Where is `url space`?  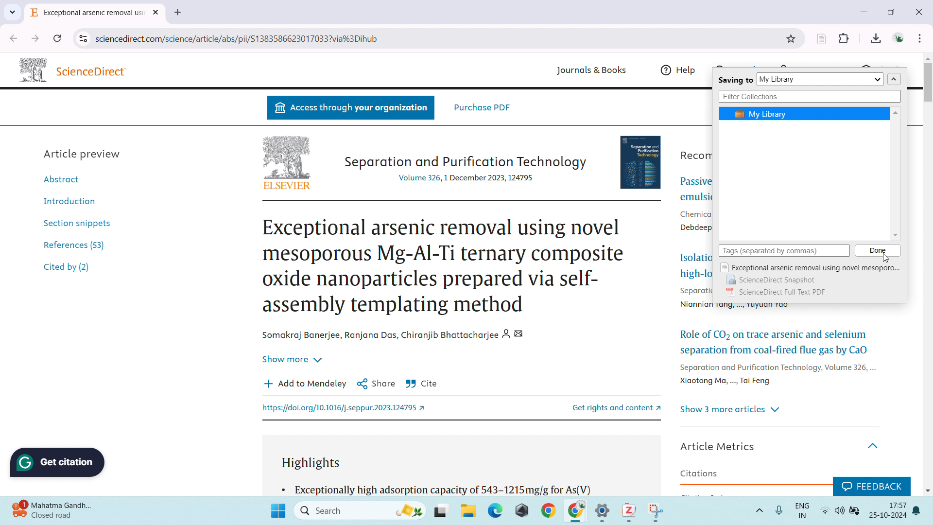 url space is located at coordinates (437, 38).